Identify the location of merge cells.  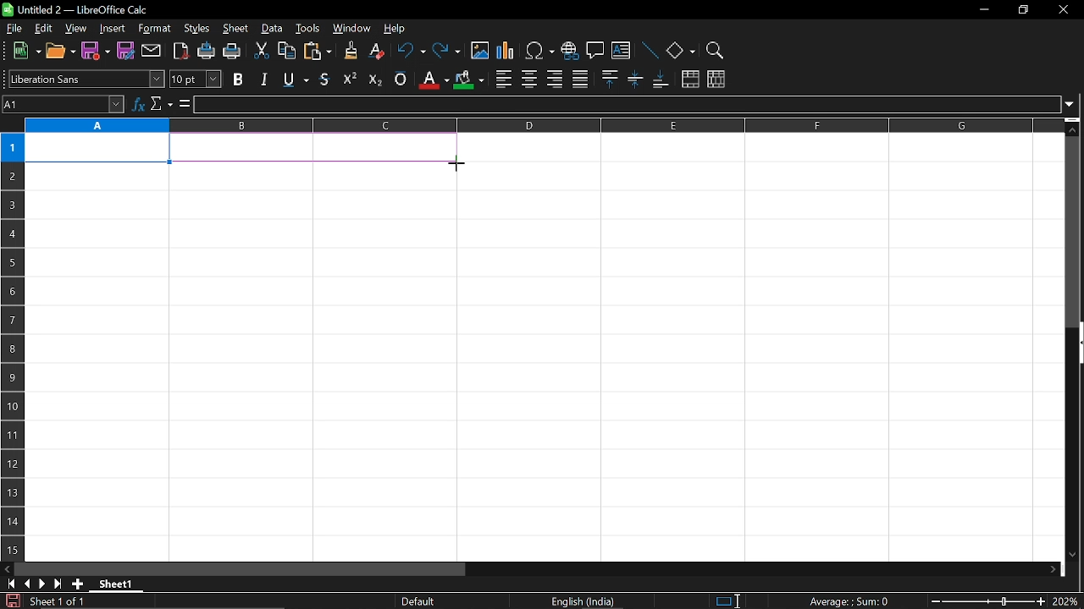
(690, 80).